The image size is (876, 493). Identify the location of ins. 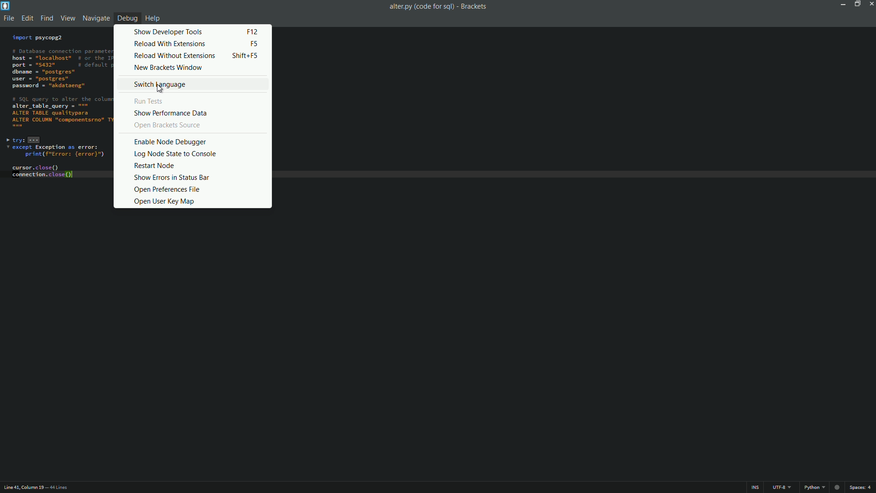
(755, 488).